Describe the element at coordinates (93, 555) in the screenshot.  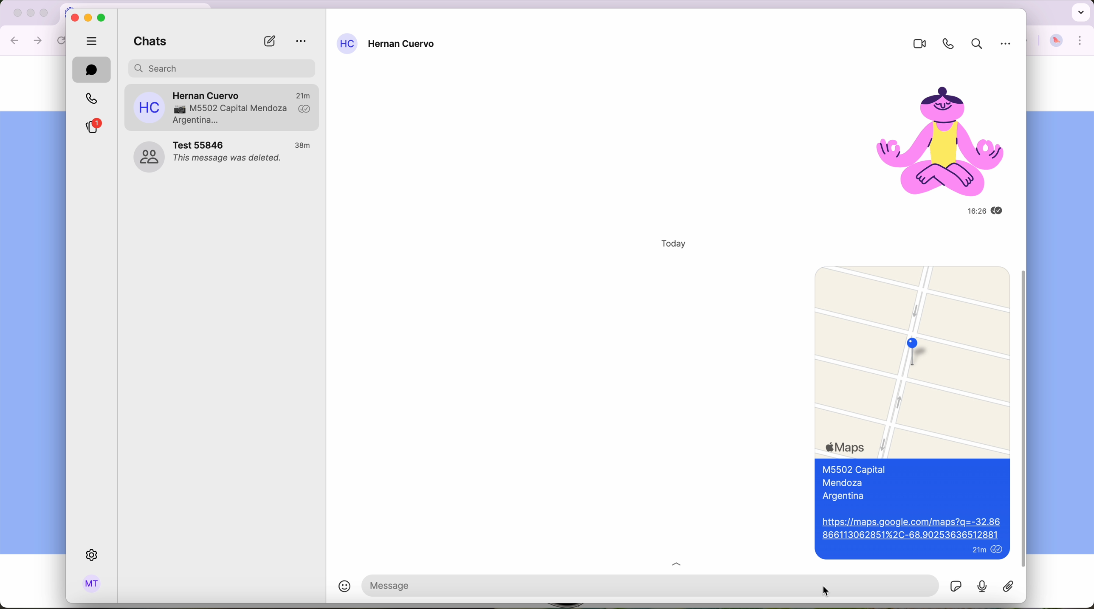
I see `settings` at that location.